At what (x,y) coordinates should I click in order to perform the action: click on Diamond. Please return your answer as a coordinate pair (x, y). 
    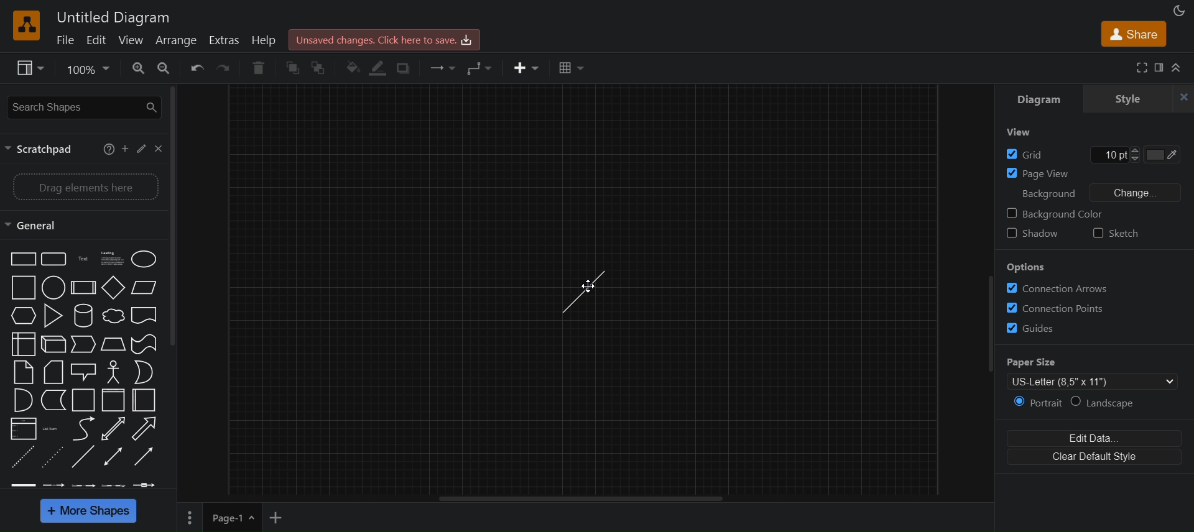
    Looking at the image, I should click on (113, 287).